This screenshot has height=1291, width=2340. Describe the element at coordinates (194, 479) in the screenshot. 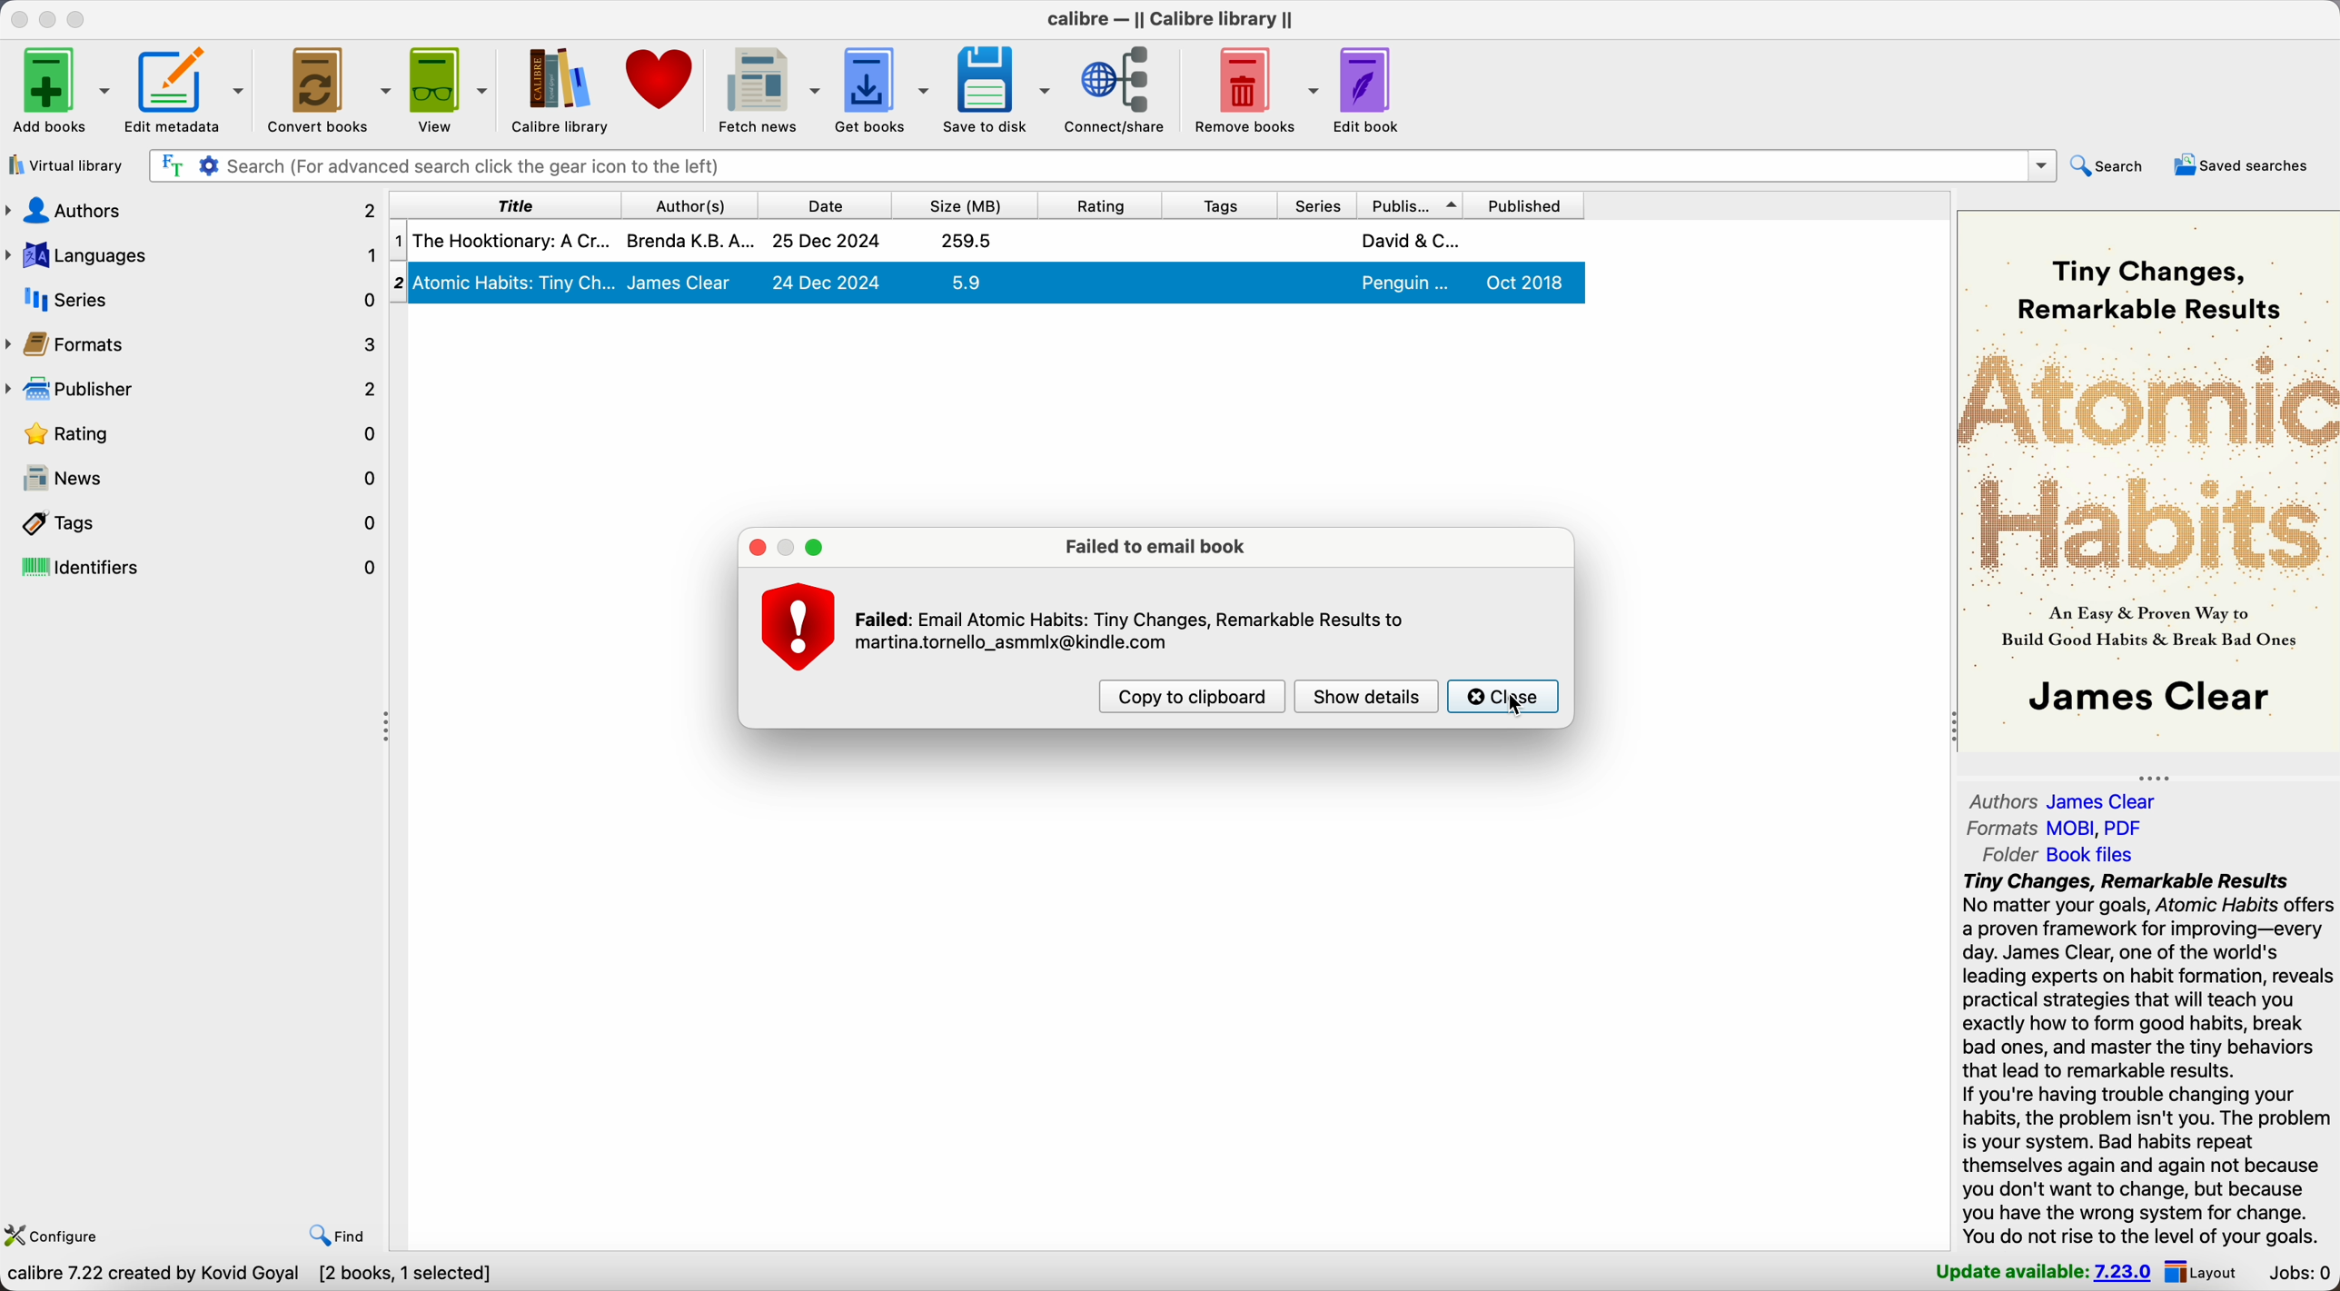

I see `news` at that location.